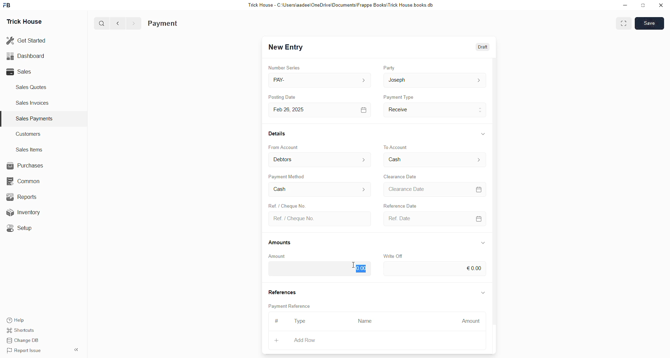  I want to click on Forward, so click(134, 24).